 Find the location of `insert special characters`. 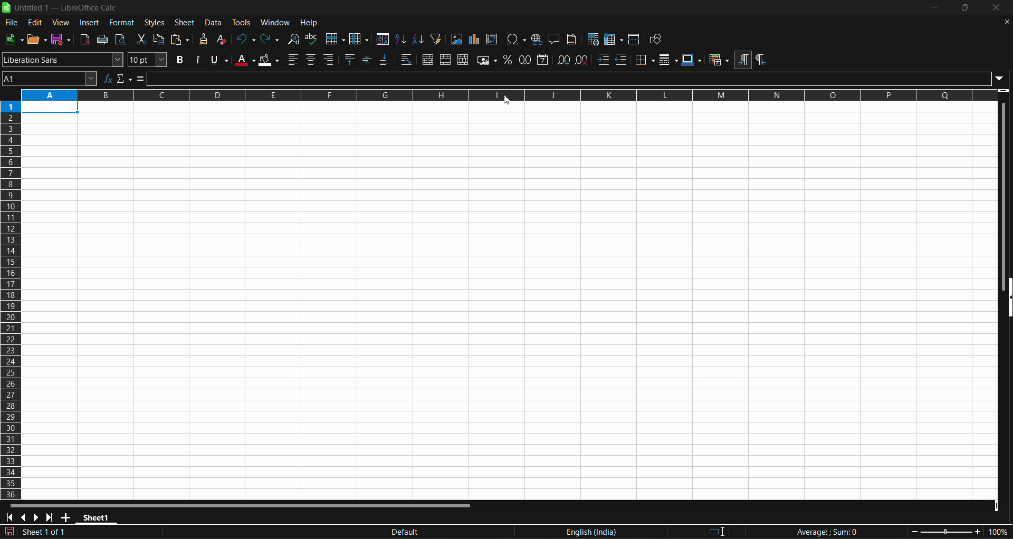

insert special characters is located at coordinates (517, 39).